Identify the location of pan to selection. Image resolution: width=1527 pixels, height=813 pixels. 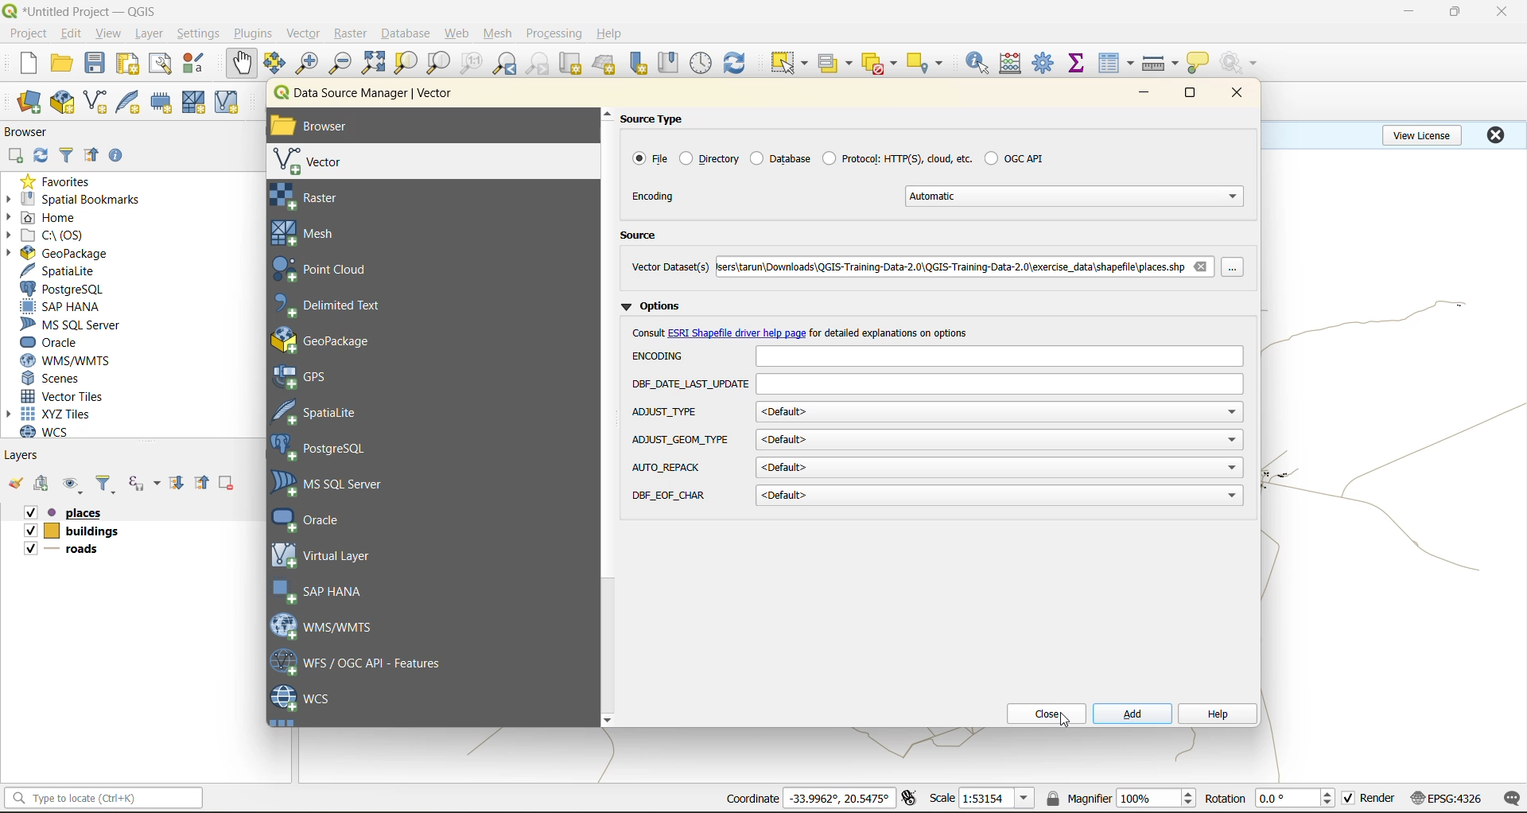
(274, 64).